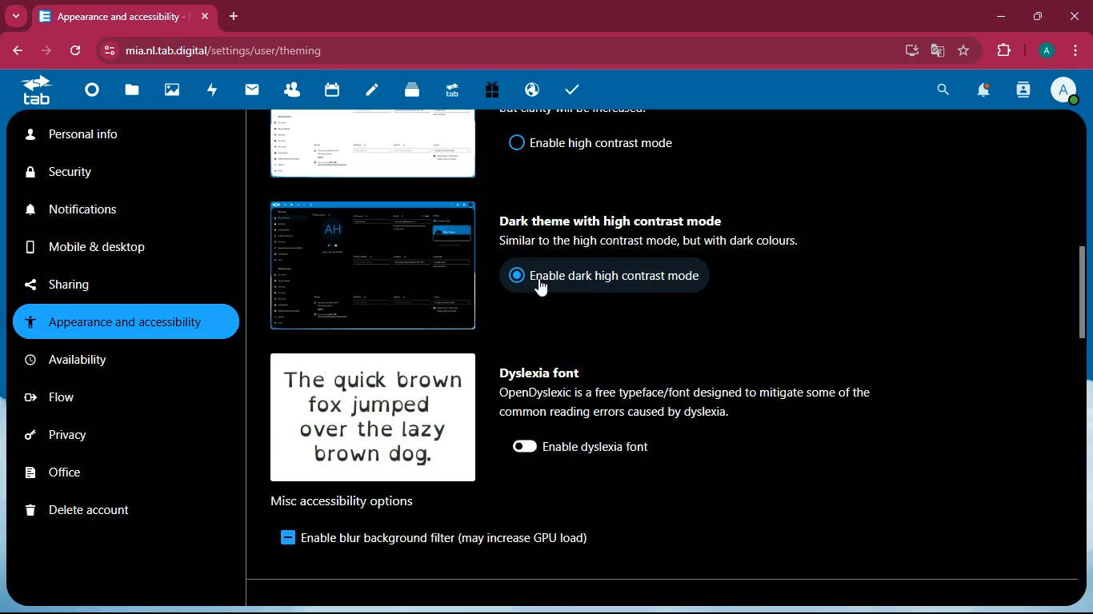 This screenshot has width=1093, height=614. What do you see at coordinates (96, 94) in the screenshot?
I see `home` at bounding box center [96, 94].